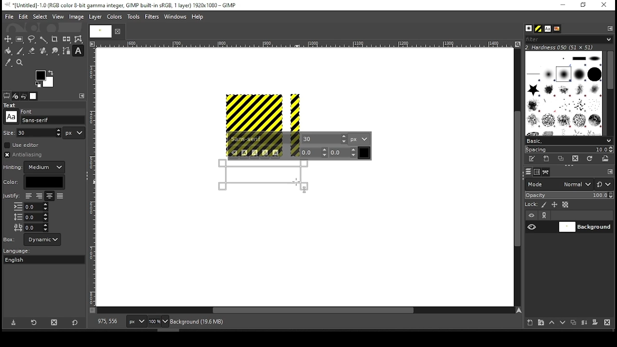 The width and height of the screenshot is (617, 347). Describe the element at coordinates (569, 149) in the screenshot. I see `spacing` at that location.